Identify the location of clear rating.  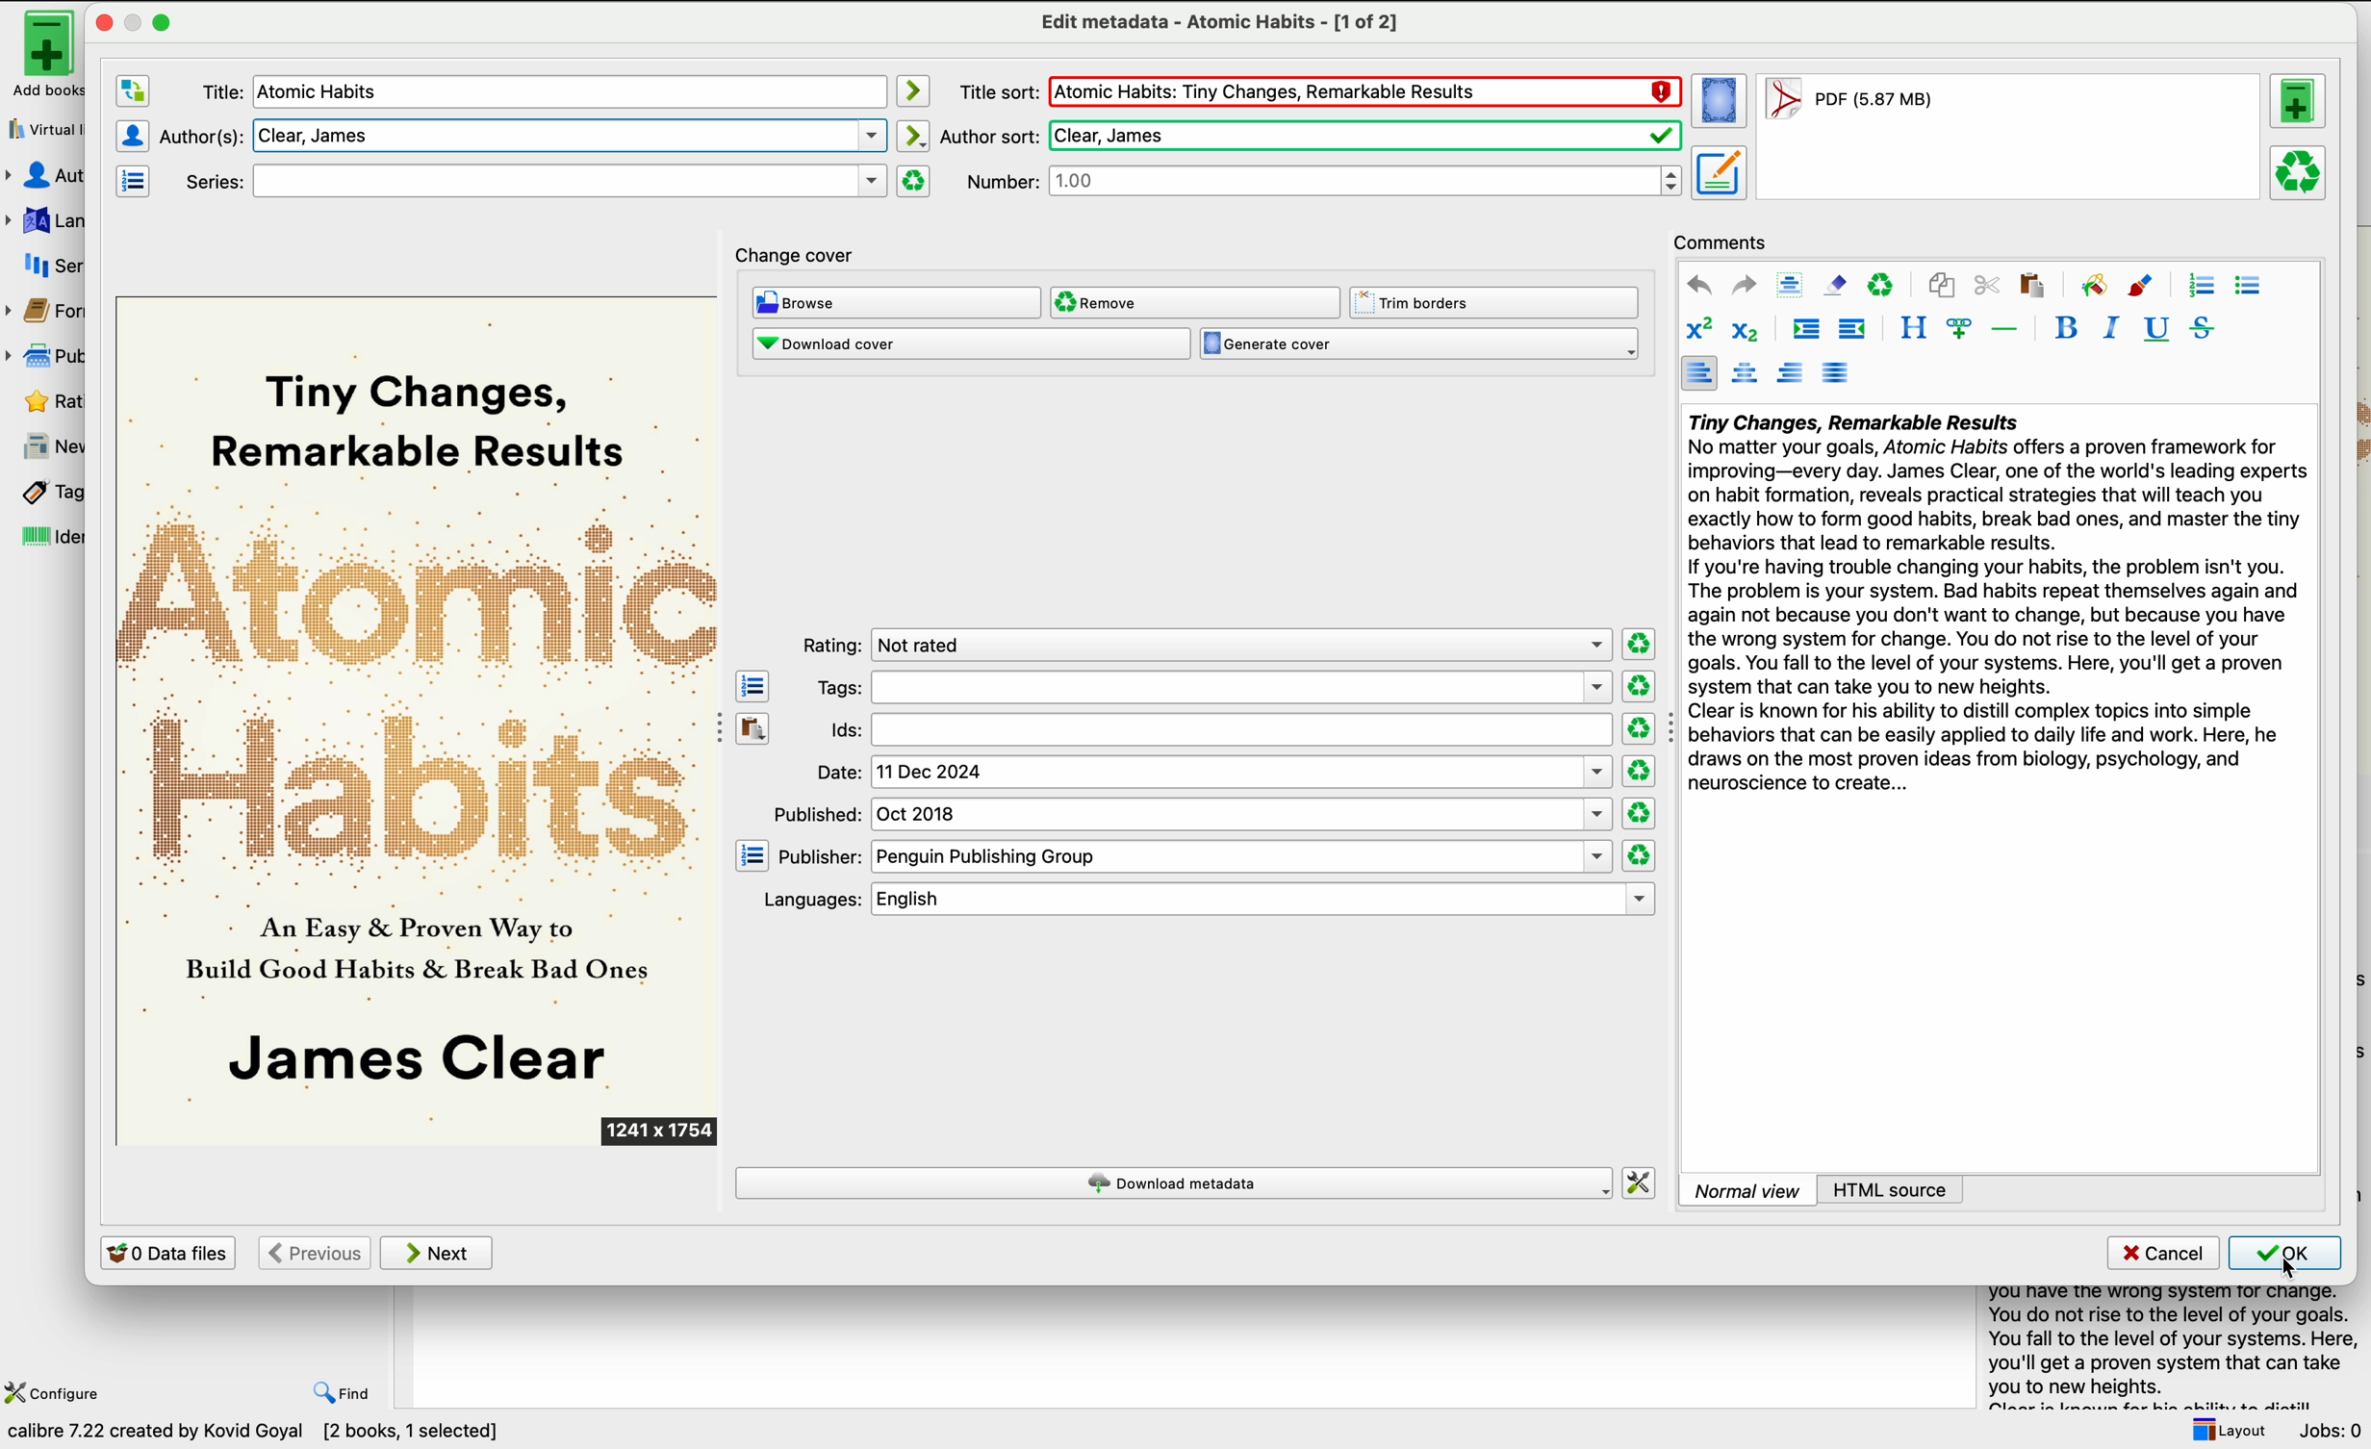
(1639, 855).